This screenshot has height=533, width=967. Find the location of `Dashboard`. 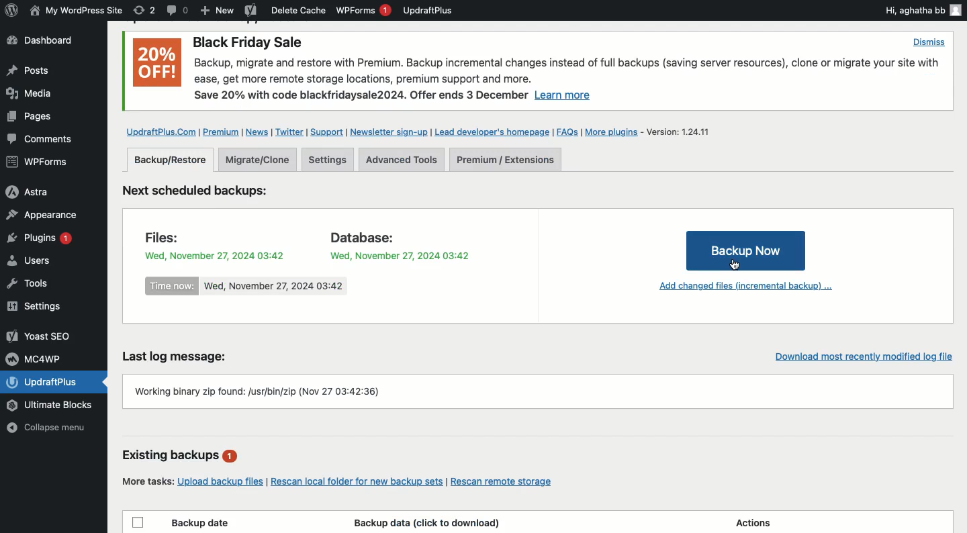

Dashboard is located at coordinates (48, 42).